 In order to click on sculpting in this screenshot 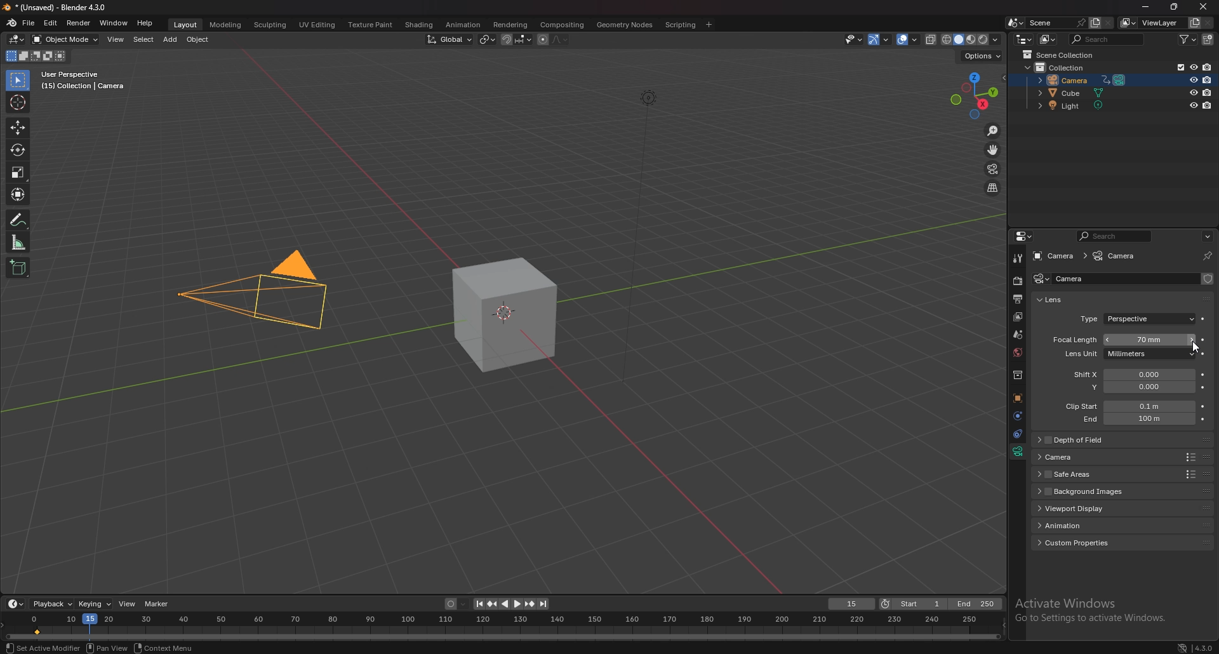, I will do `click(270, 25)`.